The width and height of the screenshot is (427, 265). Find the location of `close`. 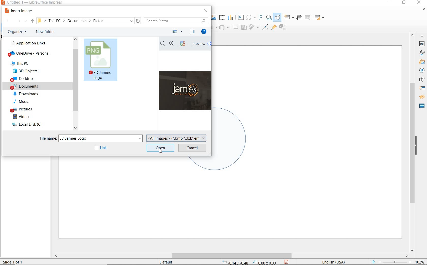

close is located at coordinates (206, 11).